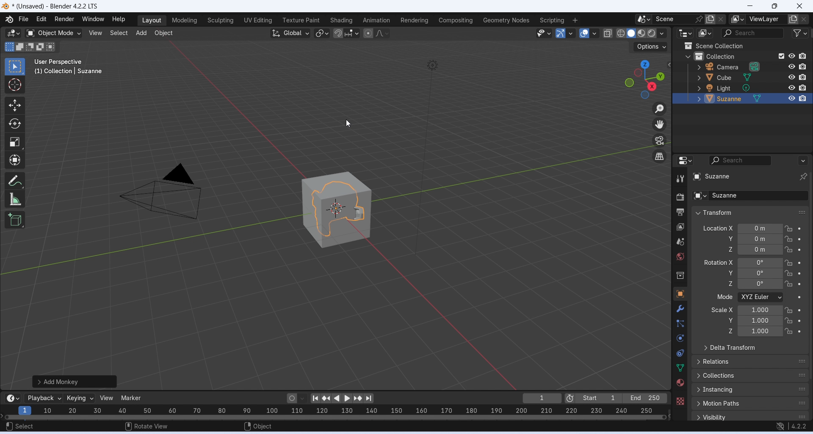  What do you see at coordinates (644, 79) in the screenshot?
I see `Click` at bounding box center [644, 79].